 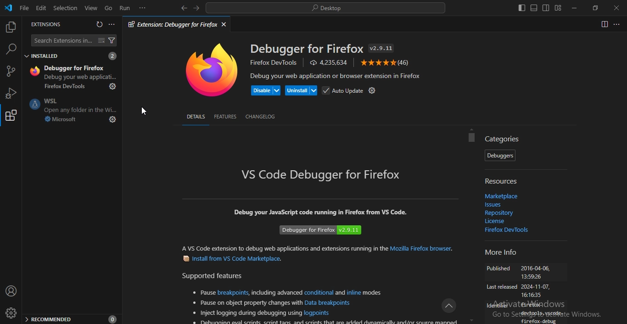 I want to click on changelog, so click(x=261, y=118).